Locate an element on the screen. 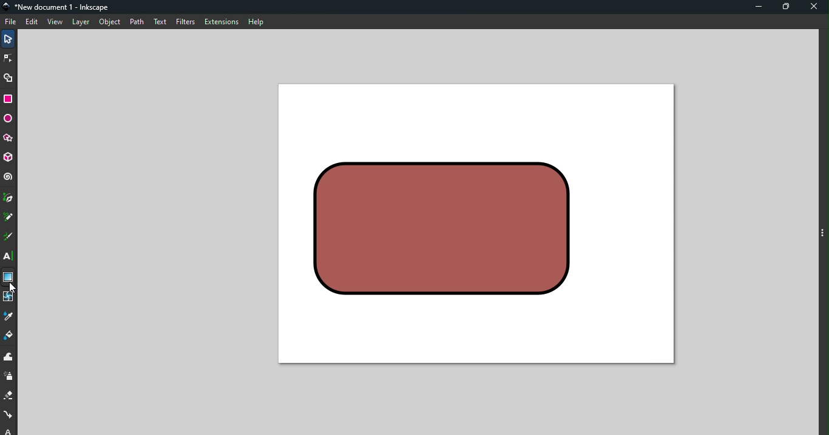 The image size is (829, 435). Canvas is located at coordinates (475, 224).